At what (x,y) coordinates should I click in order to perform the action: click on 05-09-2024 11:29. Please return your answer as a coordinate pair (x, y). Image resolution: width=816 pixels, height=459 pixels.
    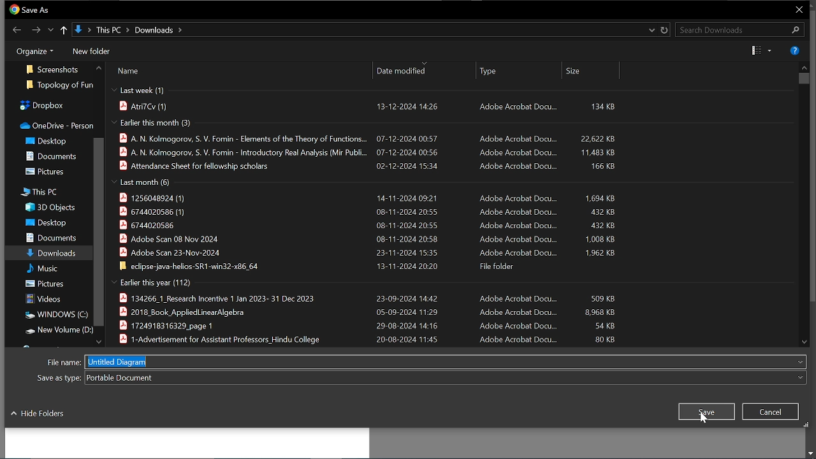
    Looking at the image, I should click on (404, 313).